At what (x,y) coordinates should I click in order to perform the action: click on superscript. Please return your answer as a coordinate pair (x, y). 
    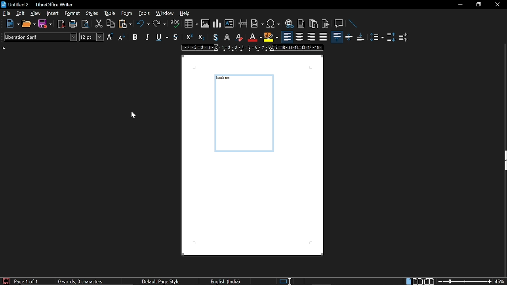
    Looking at the image, I should click on (191, 38).